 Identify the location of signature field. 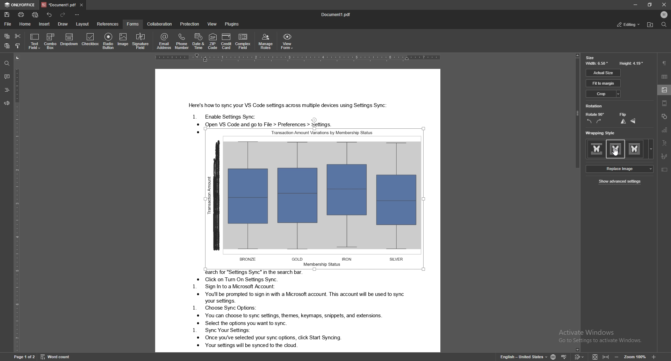
(664, 156).